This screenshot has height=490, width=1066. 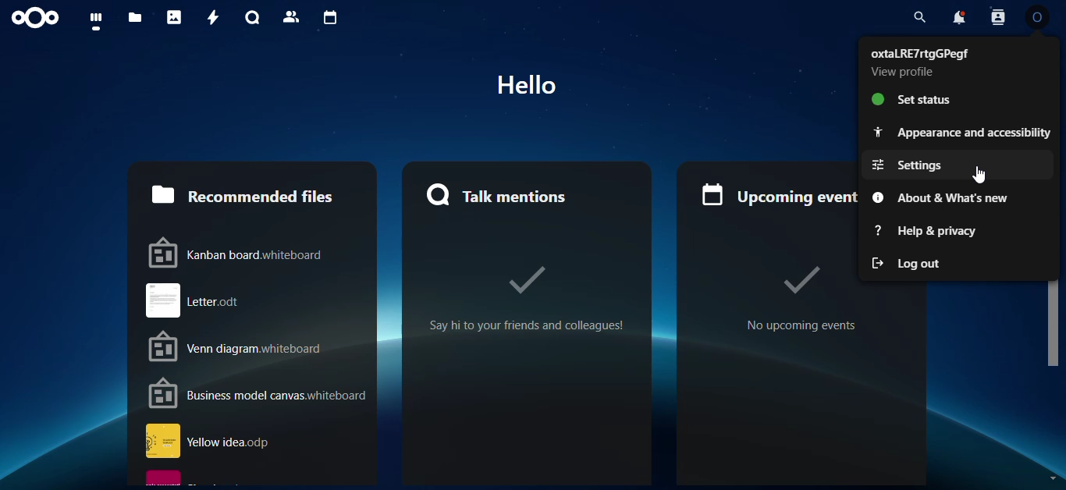 What do you see at coordinates (526, 325) in the screenshot?
I see `Say hi to your friends and colleagues!` at bounding box center [526, 325].